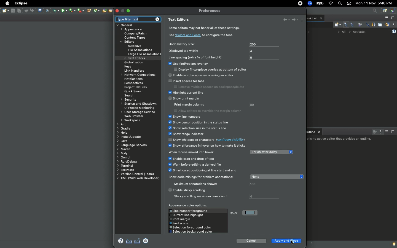 The height and width of the screenshot is (248, 397). What do you see at coordinates (374, 11) in the screenshot?
I see `Search` at bounding box center [374, 11].